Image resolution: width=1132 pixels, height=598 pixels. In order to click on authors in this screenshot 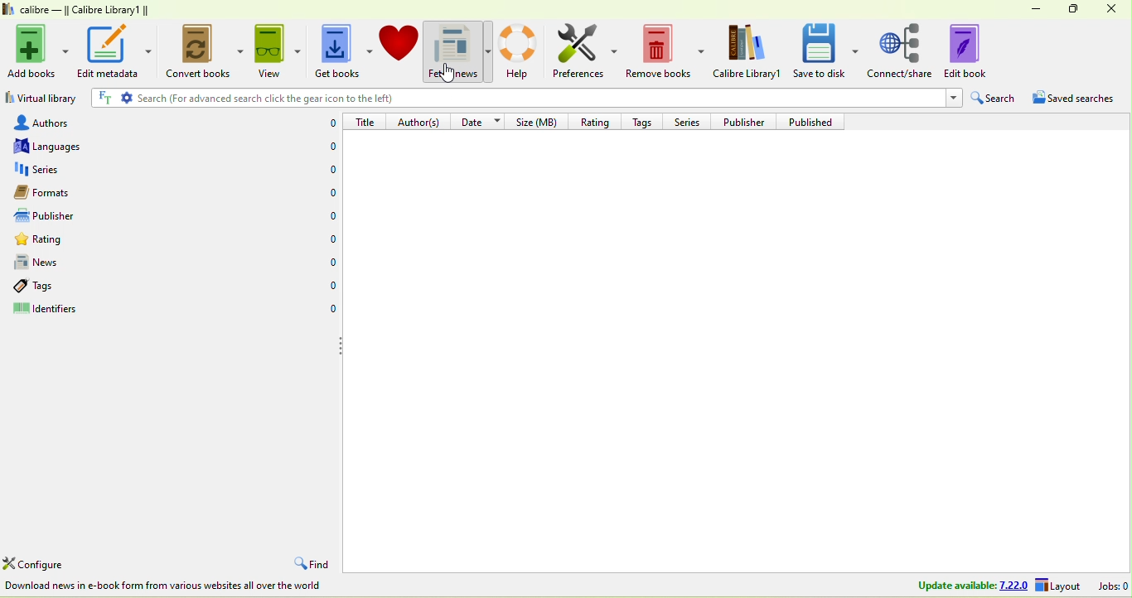, I will do `click(421, 121)`.